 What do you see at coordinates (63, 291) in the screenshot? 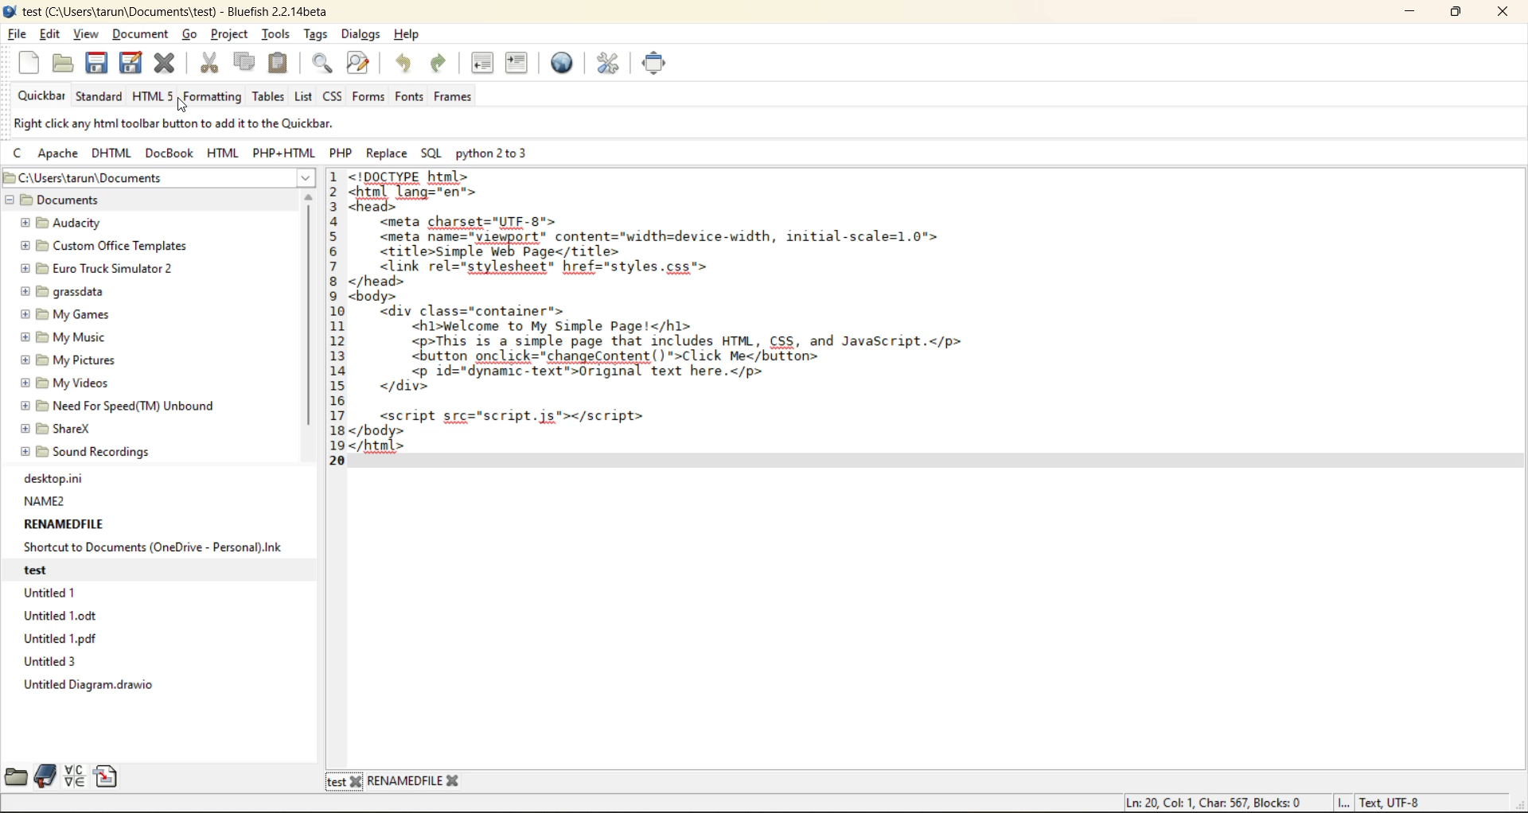
I see `@ [9 grassdata` at bounding box center [63, 291].